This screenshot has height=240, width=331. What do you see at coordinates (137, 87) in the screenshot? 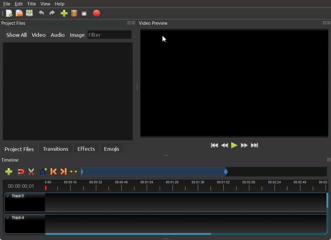
I see `Window Adjuster ` at bounding box center [137, 87].